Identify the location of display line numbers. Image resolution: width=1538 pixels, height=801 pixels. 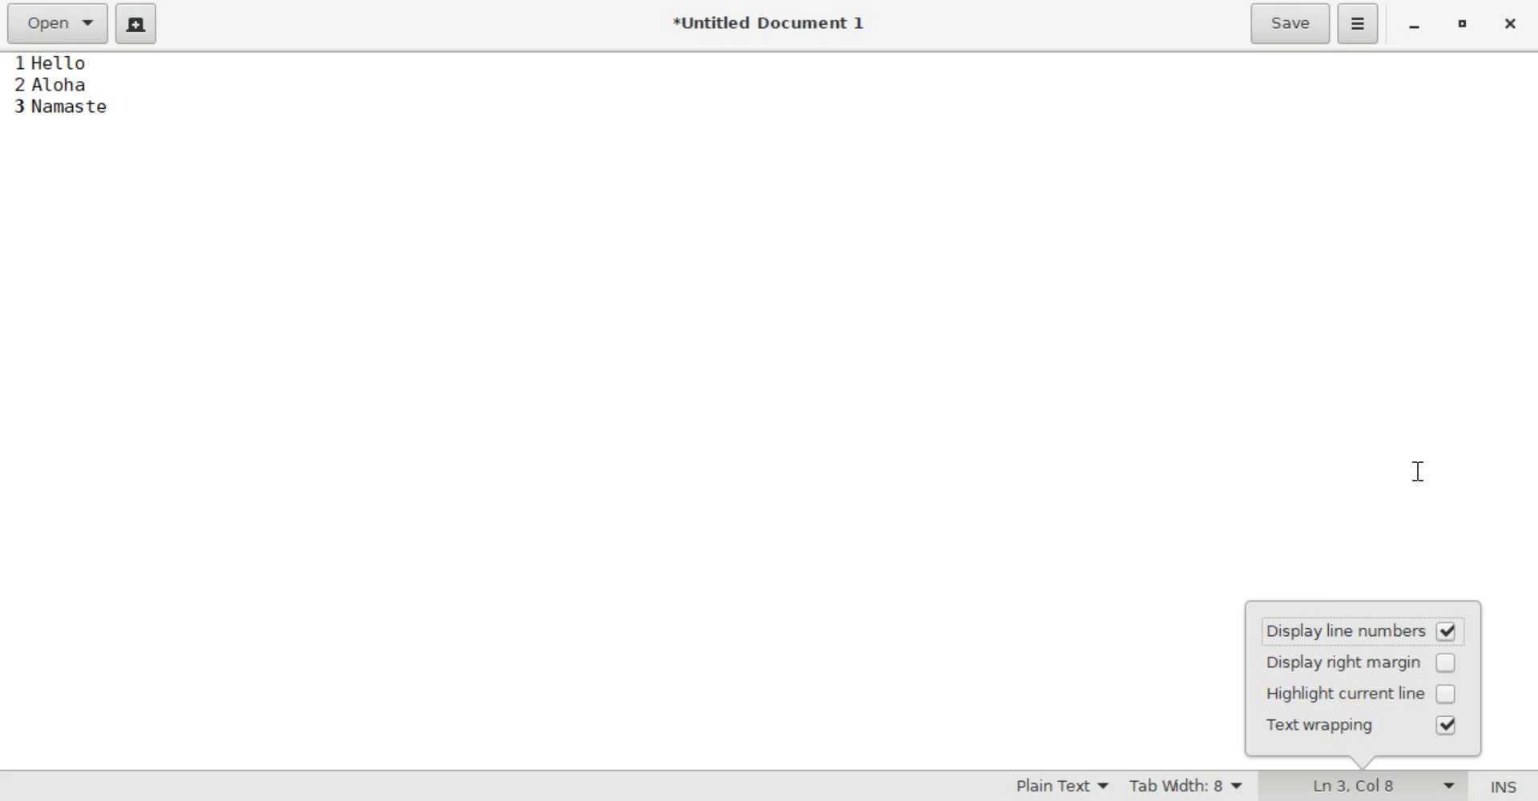
(1339, 634).